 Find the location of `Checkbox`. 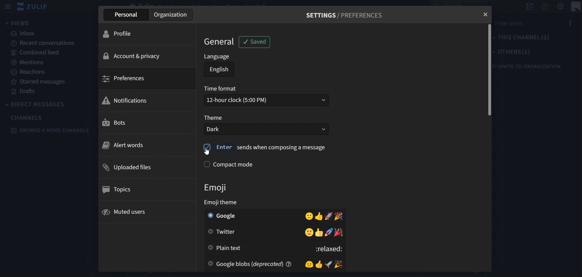

Checkbox is located at coordinates (211, 247).